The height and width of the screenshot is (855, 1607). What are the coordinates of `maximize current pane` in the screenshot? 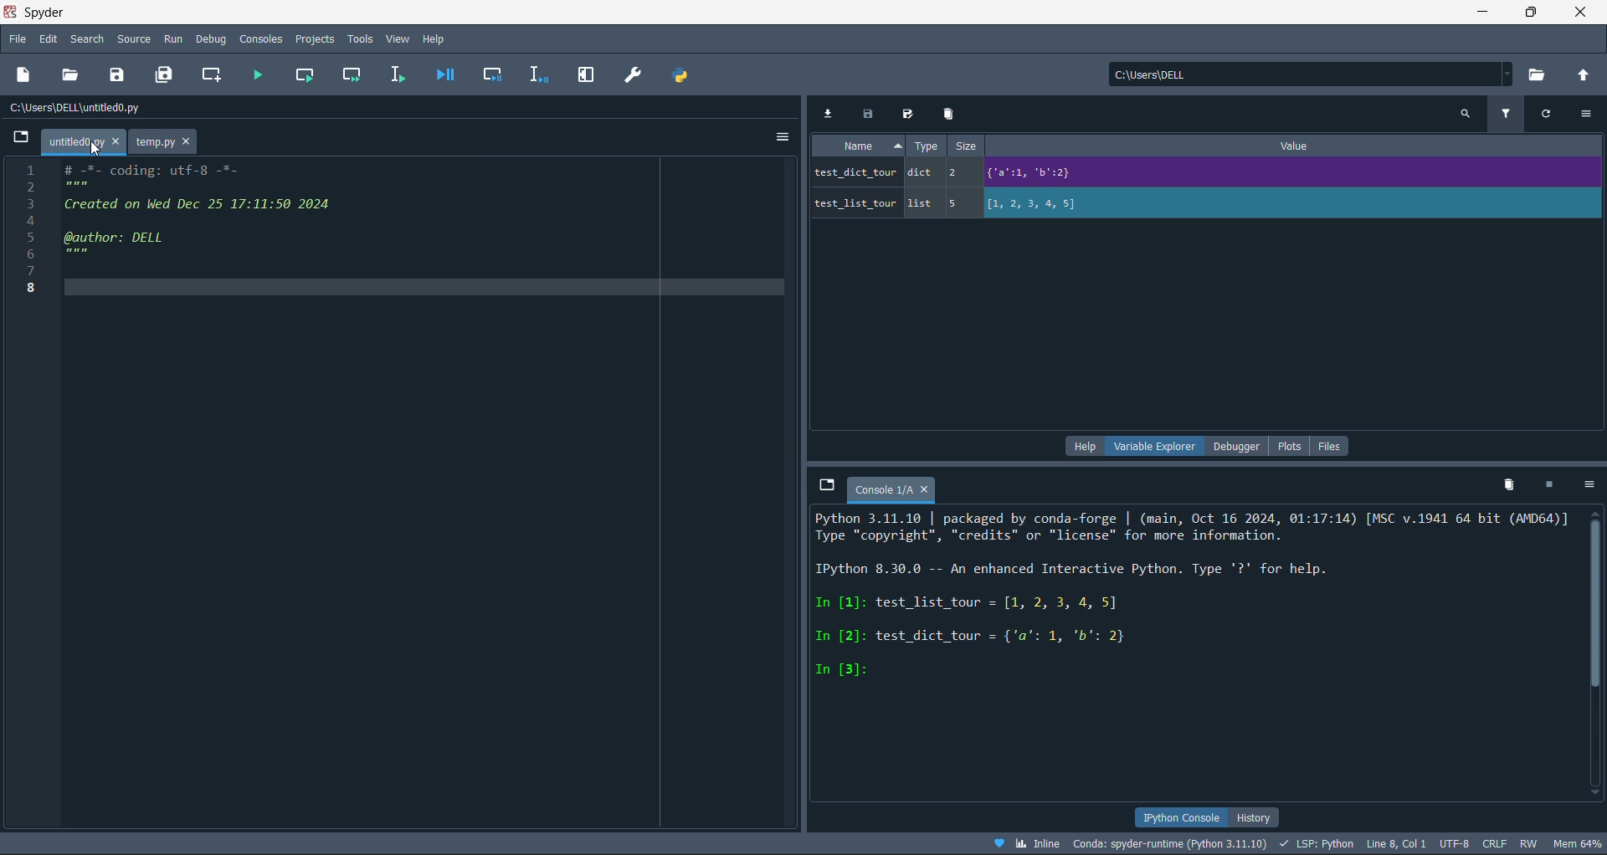 It's located at (587, 75).